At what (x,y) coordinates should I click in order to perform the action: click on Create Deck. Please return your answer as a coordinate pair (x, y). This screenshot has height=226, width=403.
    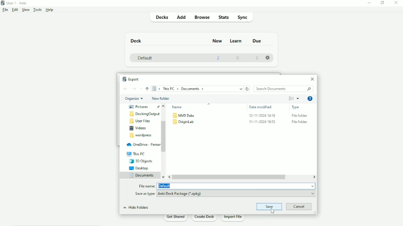
    Looking at the image, I should click on (204, 218).